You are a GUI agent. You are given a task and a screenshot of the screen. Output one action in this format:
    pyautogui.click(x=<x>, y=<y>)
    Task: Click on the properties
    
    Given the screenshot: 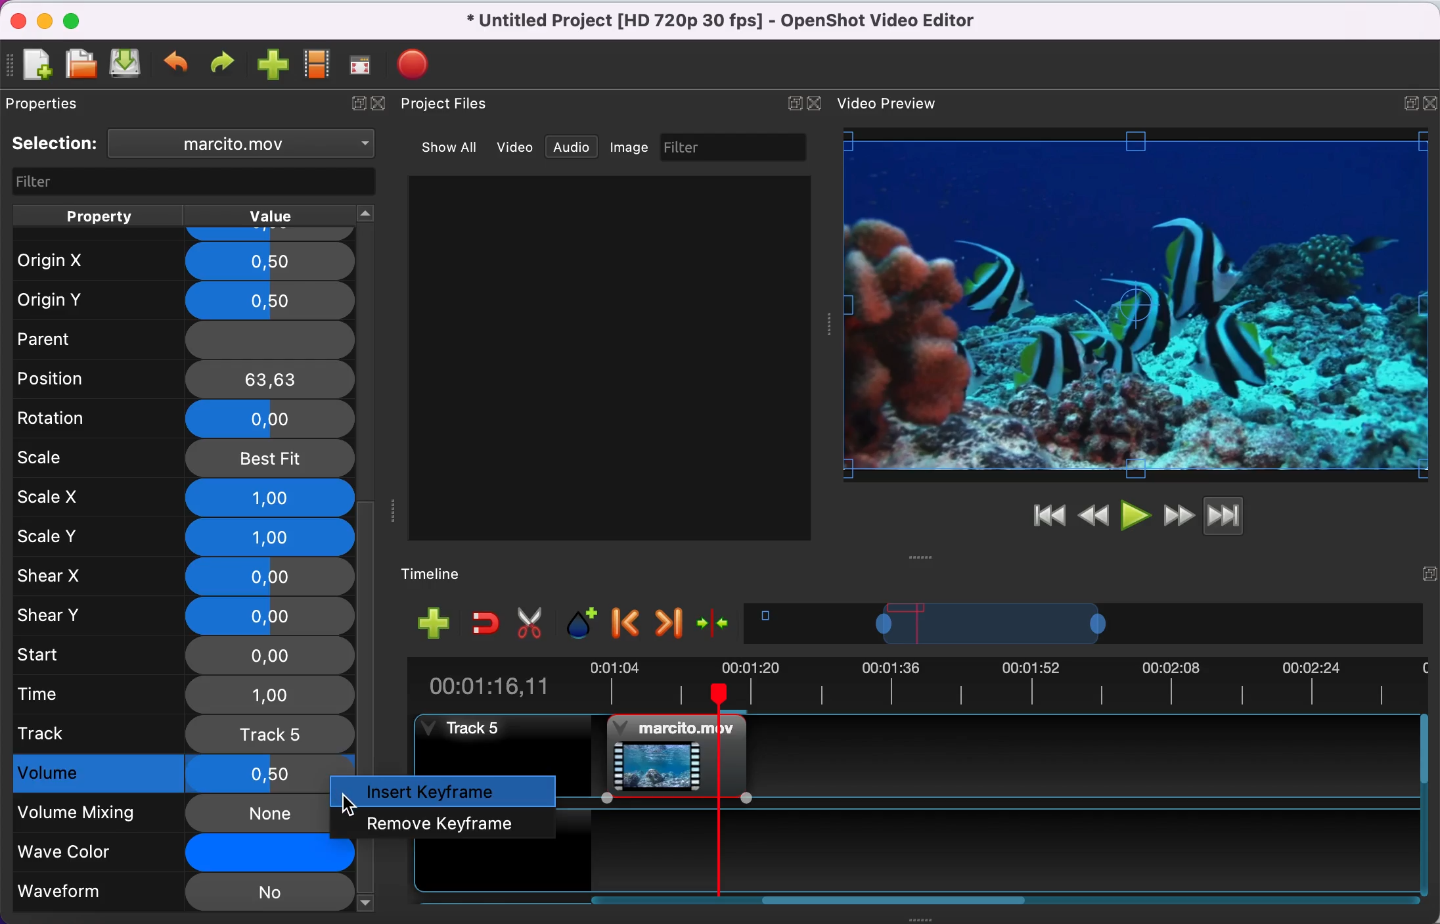 What is the action you would take?
    pyautogui.click(x=63, y=106)
    